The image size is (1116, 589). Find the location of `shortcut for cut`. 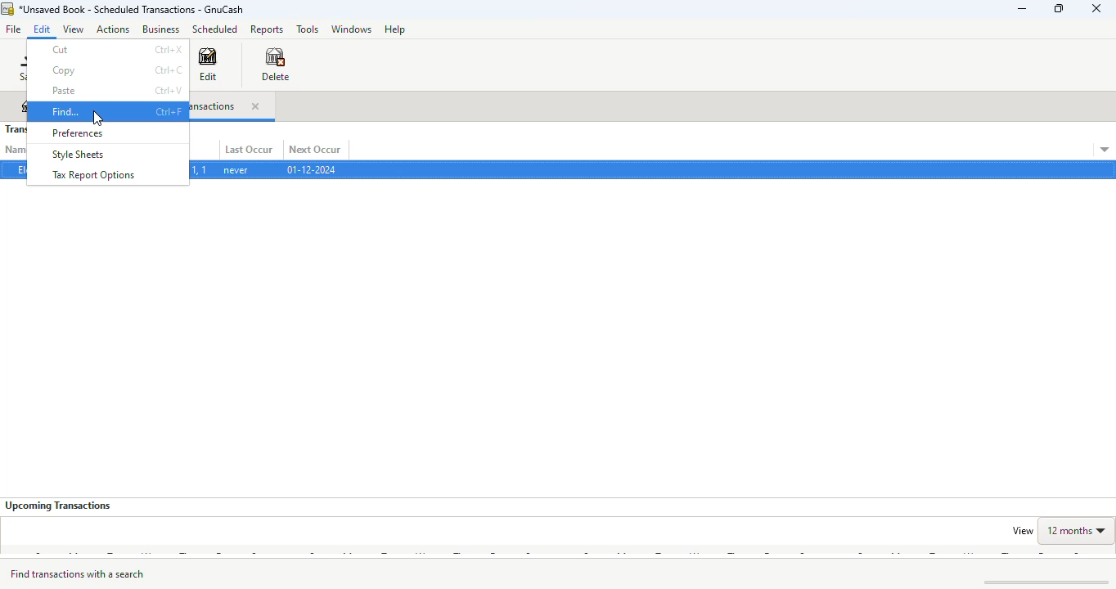

shortcut for cut is located at coordinates (168, 50).